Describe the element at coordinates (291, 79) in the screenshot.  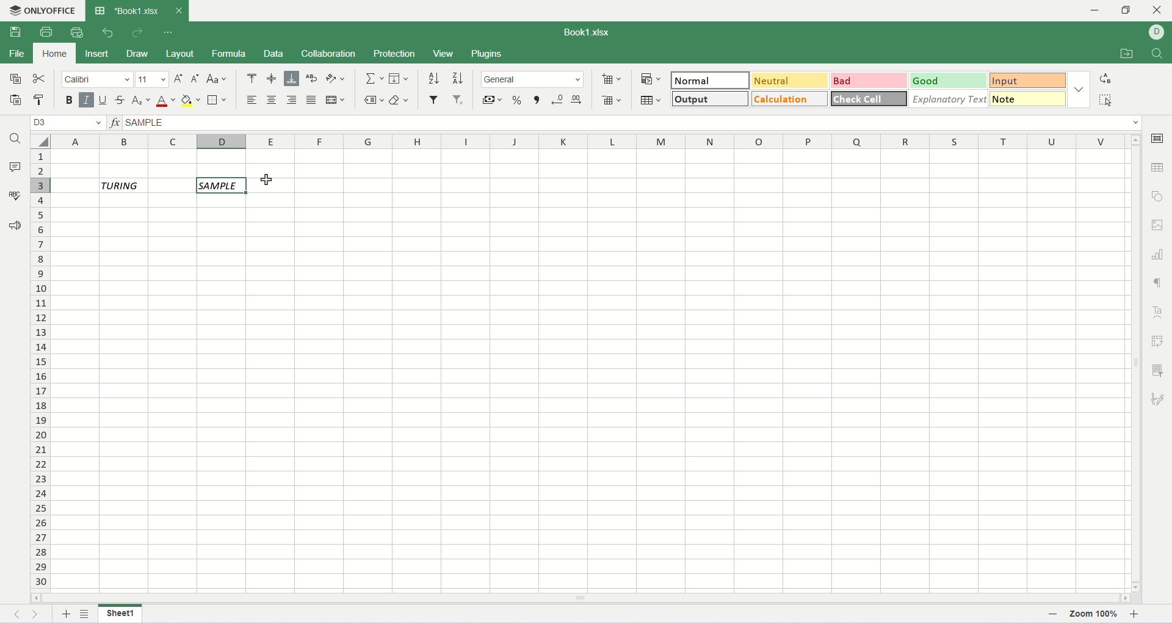
I see `align bottom` at that location.